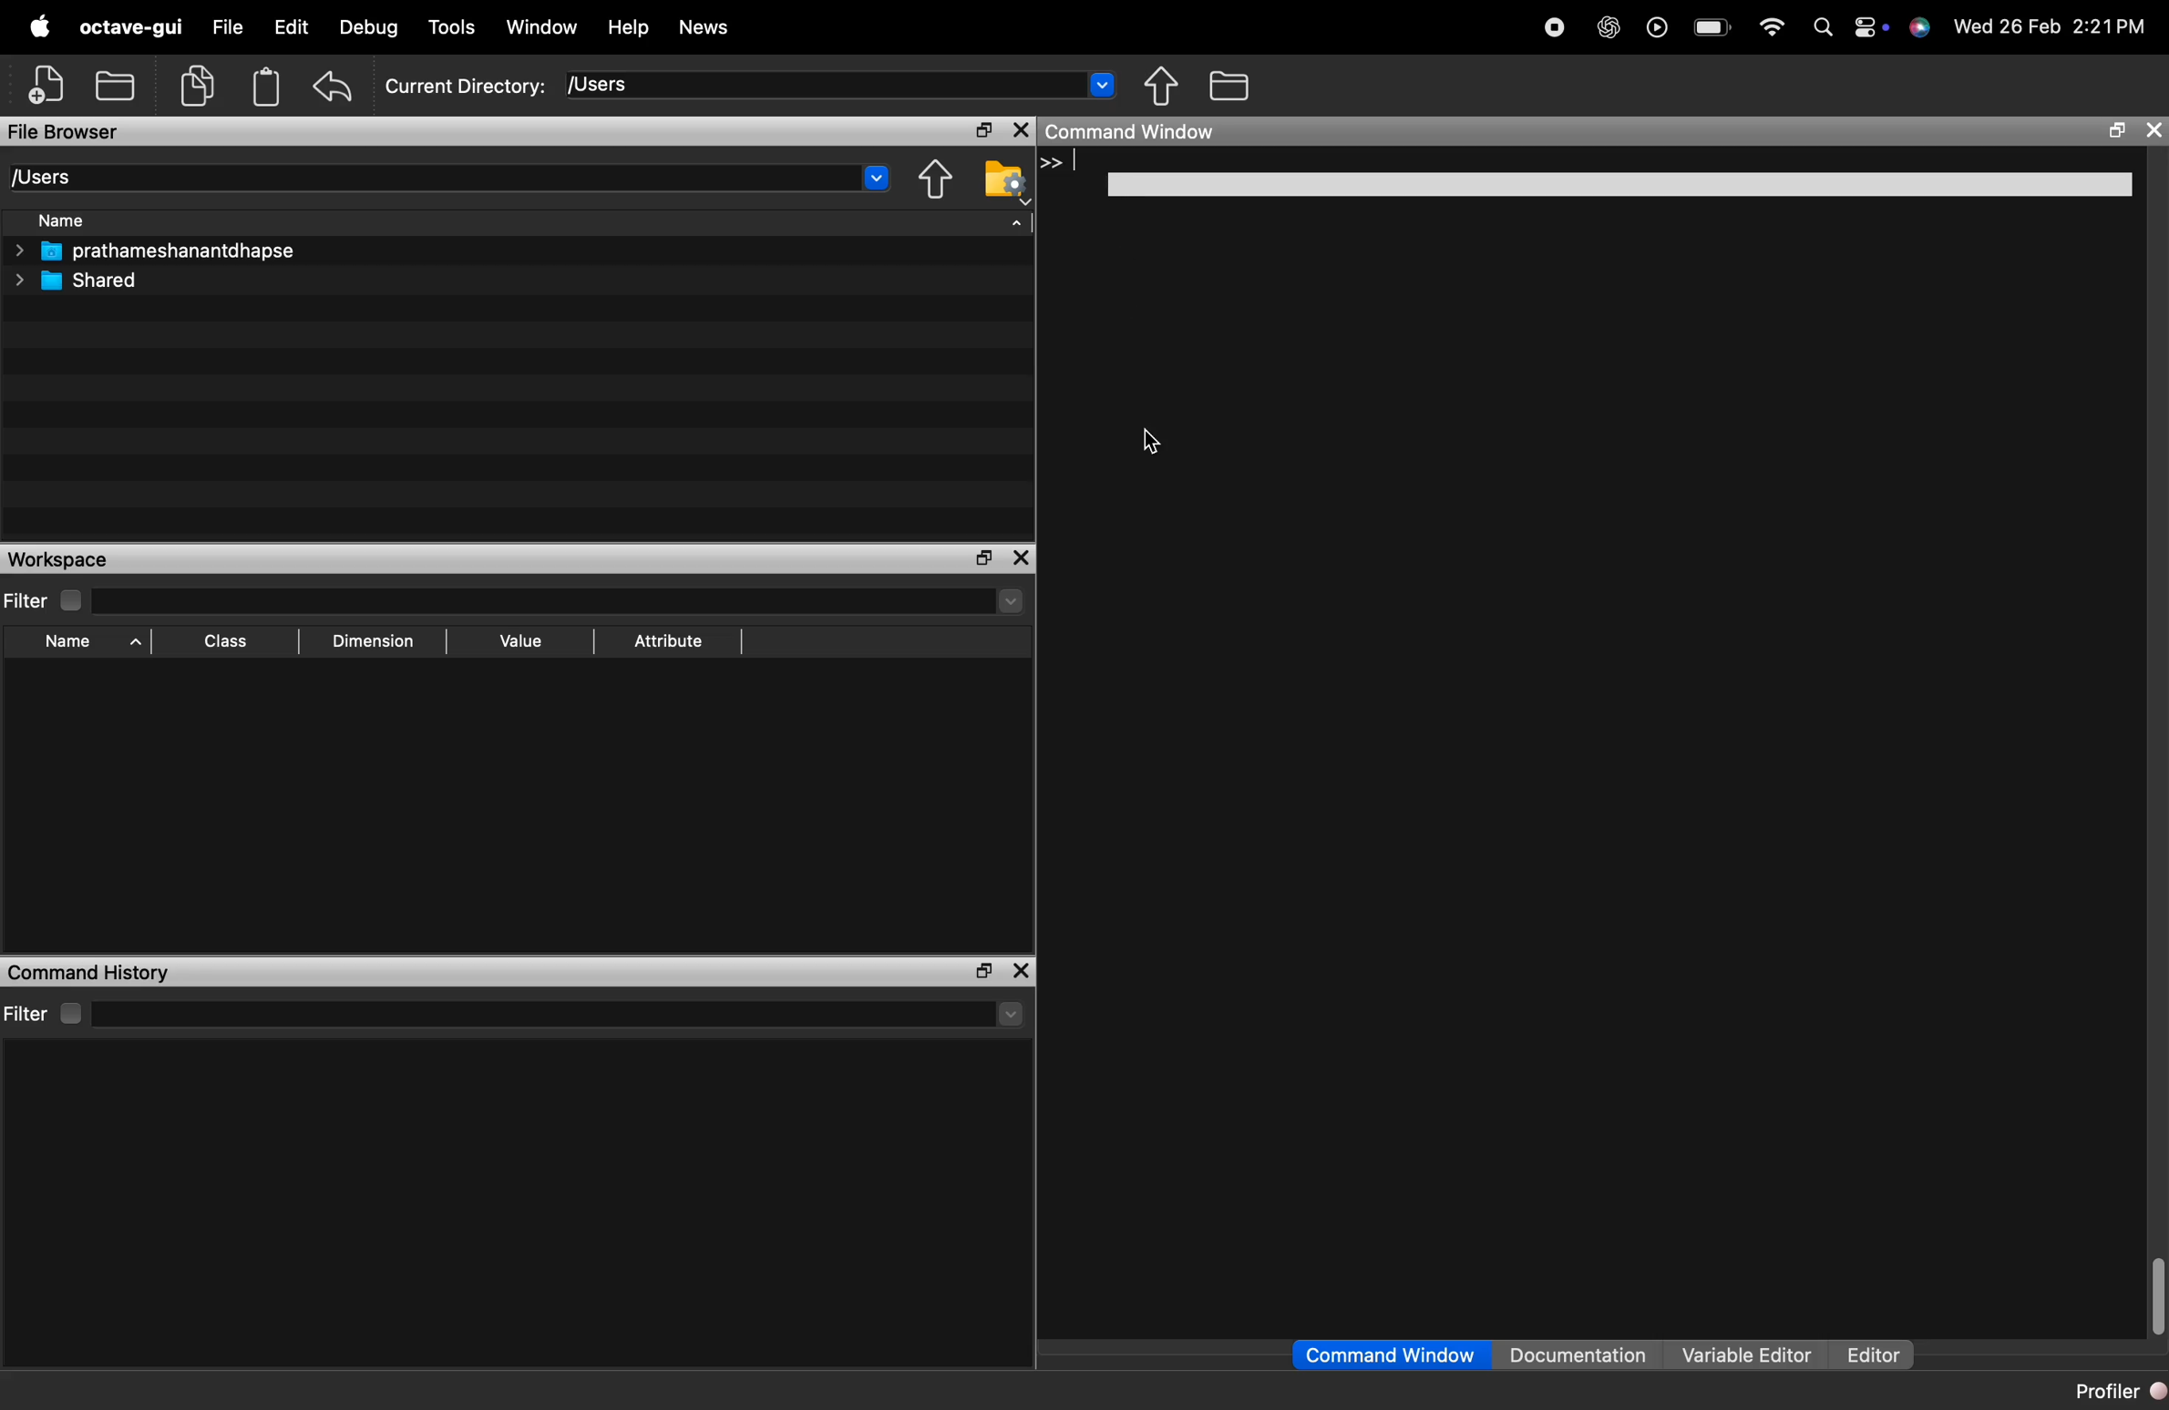 The height and width of the screenshot is (1410, 2169). What do you see at coordinates (1821, 27) in the screenshot?
I see `search` at bounding box center [1821, 27].